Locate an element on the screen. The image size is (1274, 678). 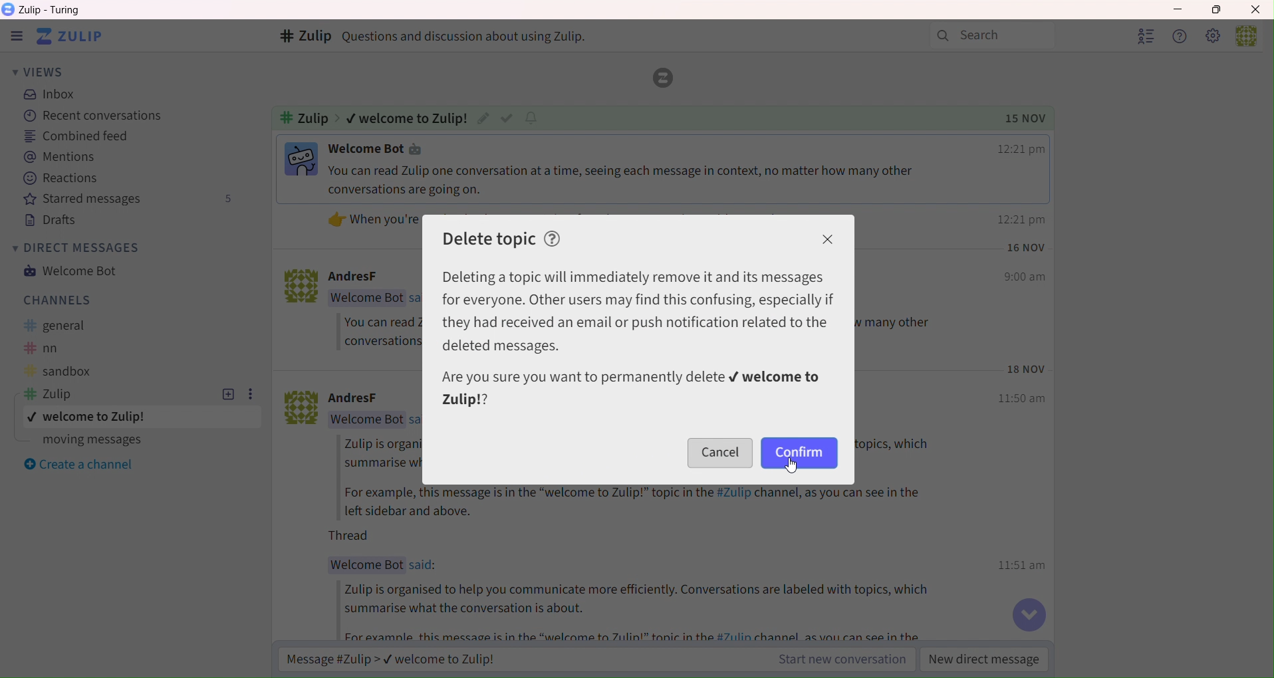
Image is located at coordinates (301, 287).